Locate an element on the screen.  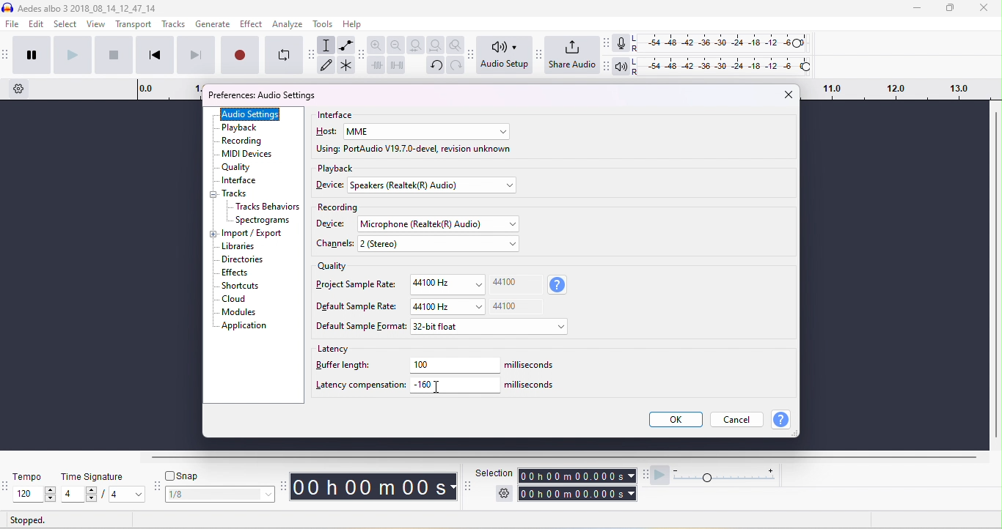
milliseconds is located at coordinates (531, 384).